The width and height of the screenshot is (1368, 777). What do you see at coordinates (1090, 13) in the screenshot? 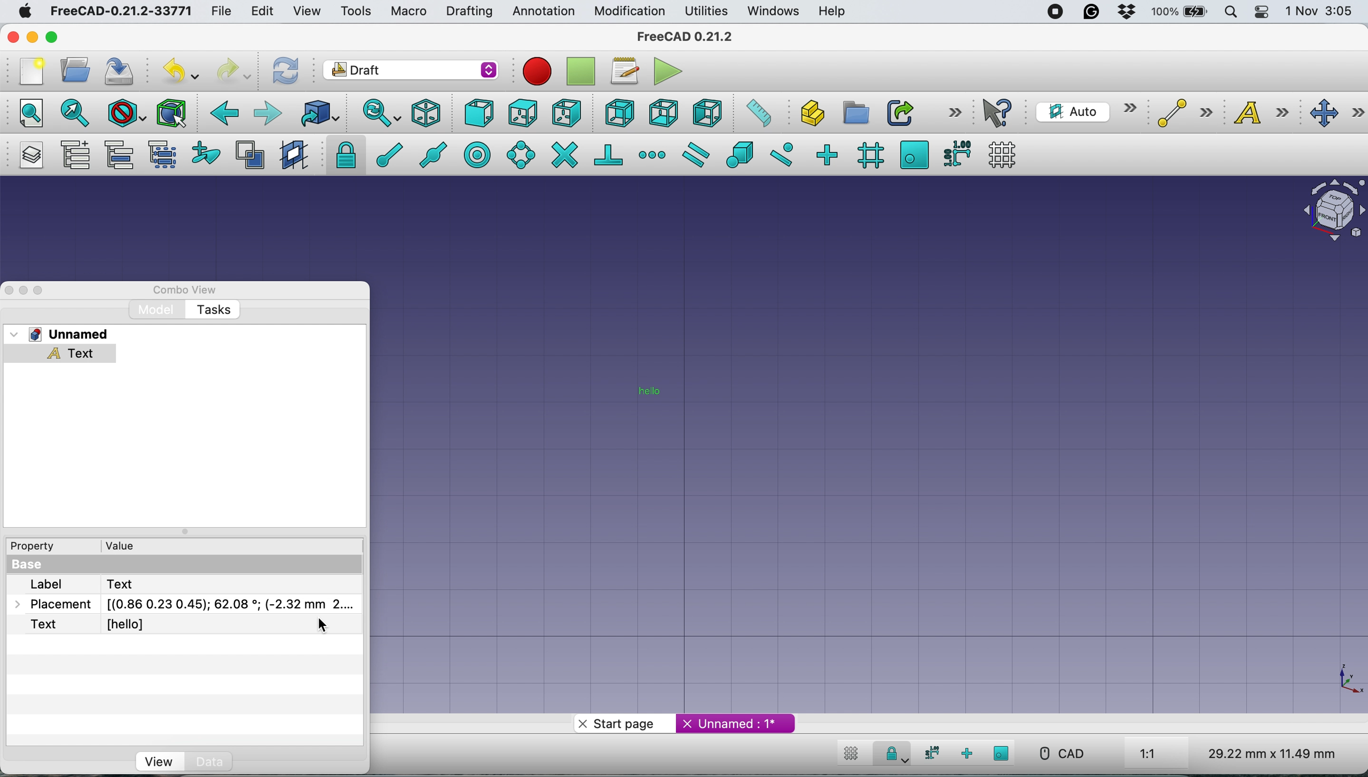
I see `grammarly` at bounding box center [1090, 13].